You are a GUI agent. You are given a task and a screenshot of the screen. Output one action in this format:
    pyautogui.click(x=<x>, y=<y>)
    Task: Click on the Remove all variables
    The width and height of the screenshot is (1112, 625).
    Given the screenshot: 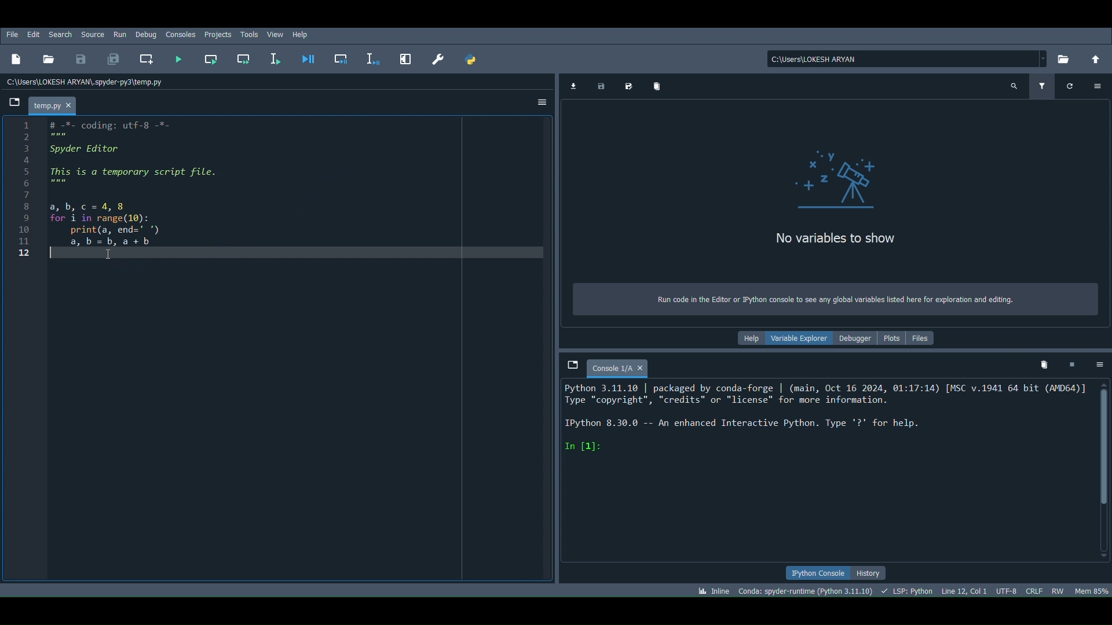 What is the action you would take?
    pyautogui.click(x=657, y=86)
    